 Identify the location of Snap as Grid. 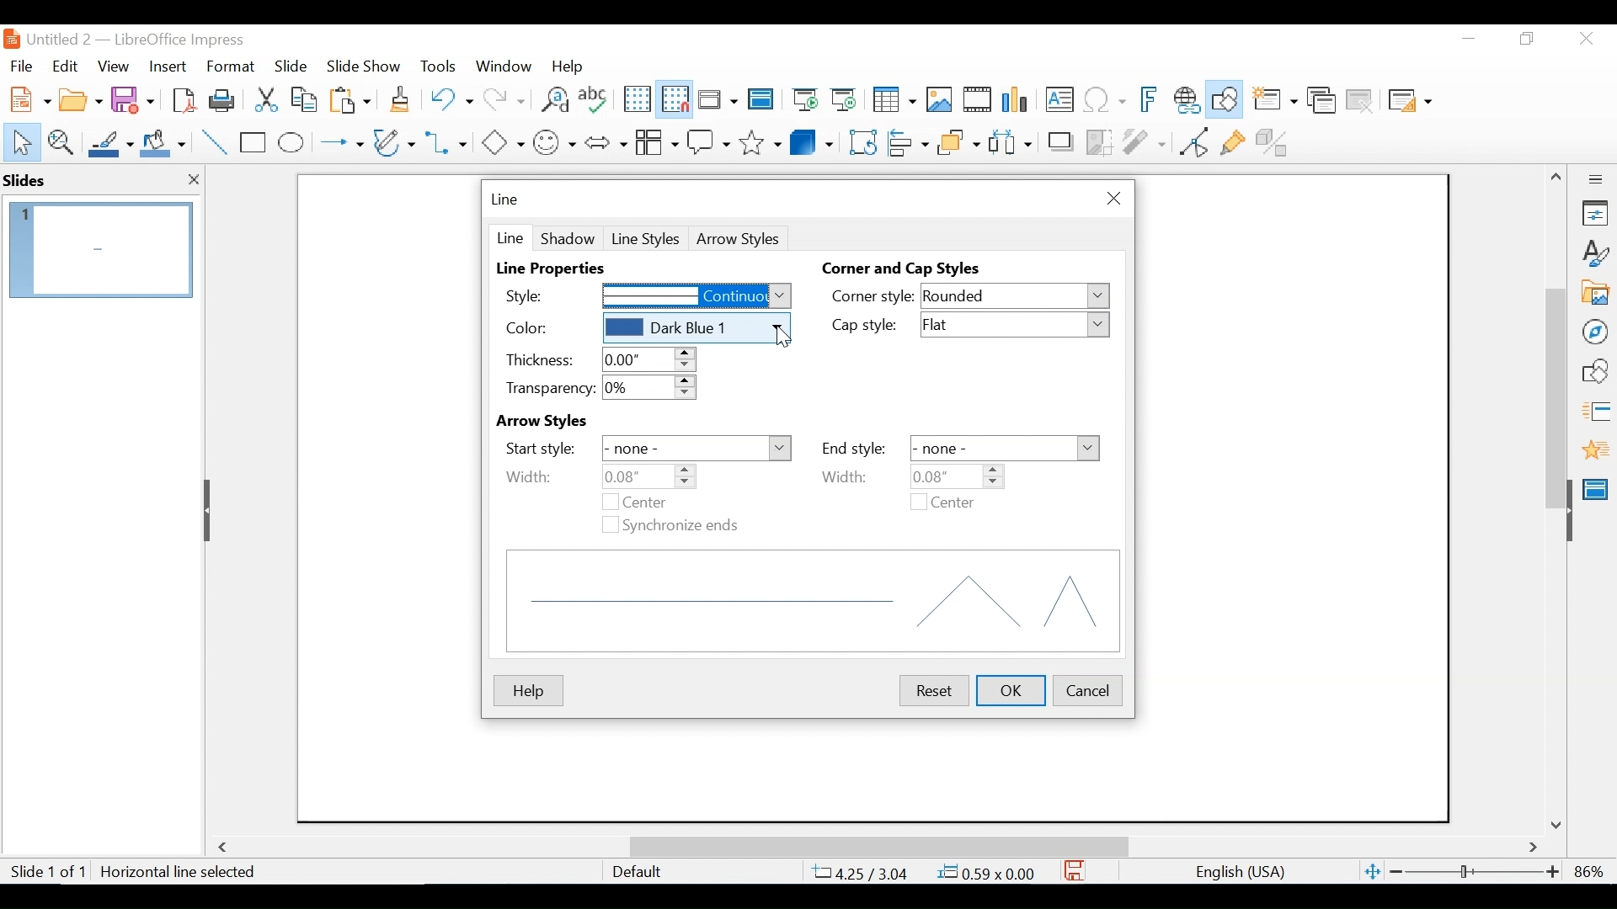
(675, 99).